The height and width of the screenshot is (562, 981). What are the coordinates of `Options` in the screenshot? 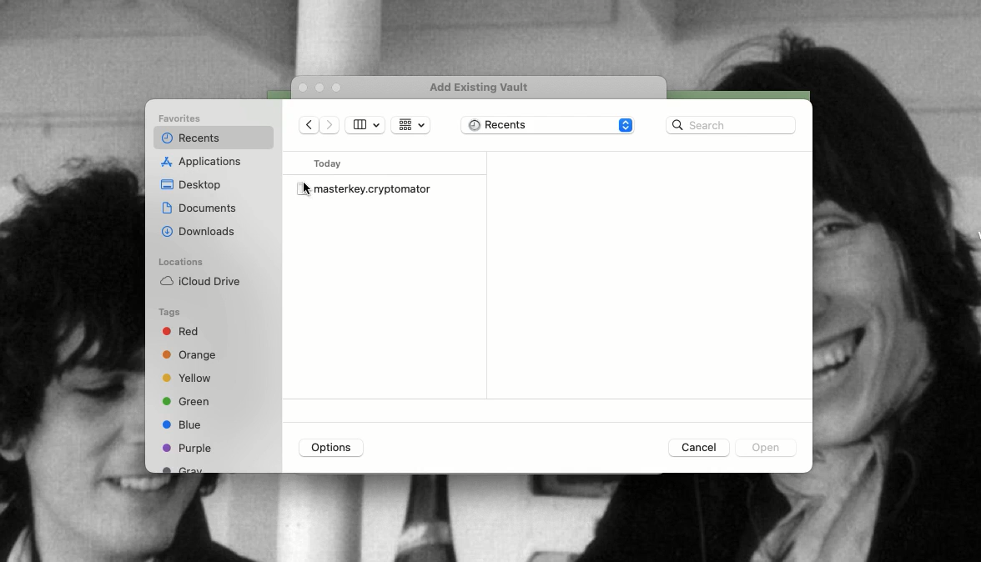 It's located at (332, 448).